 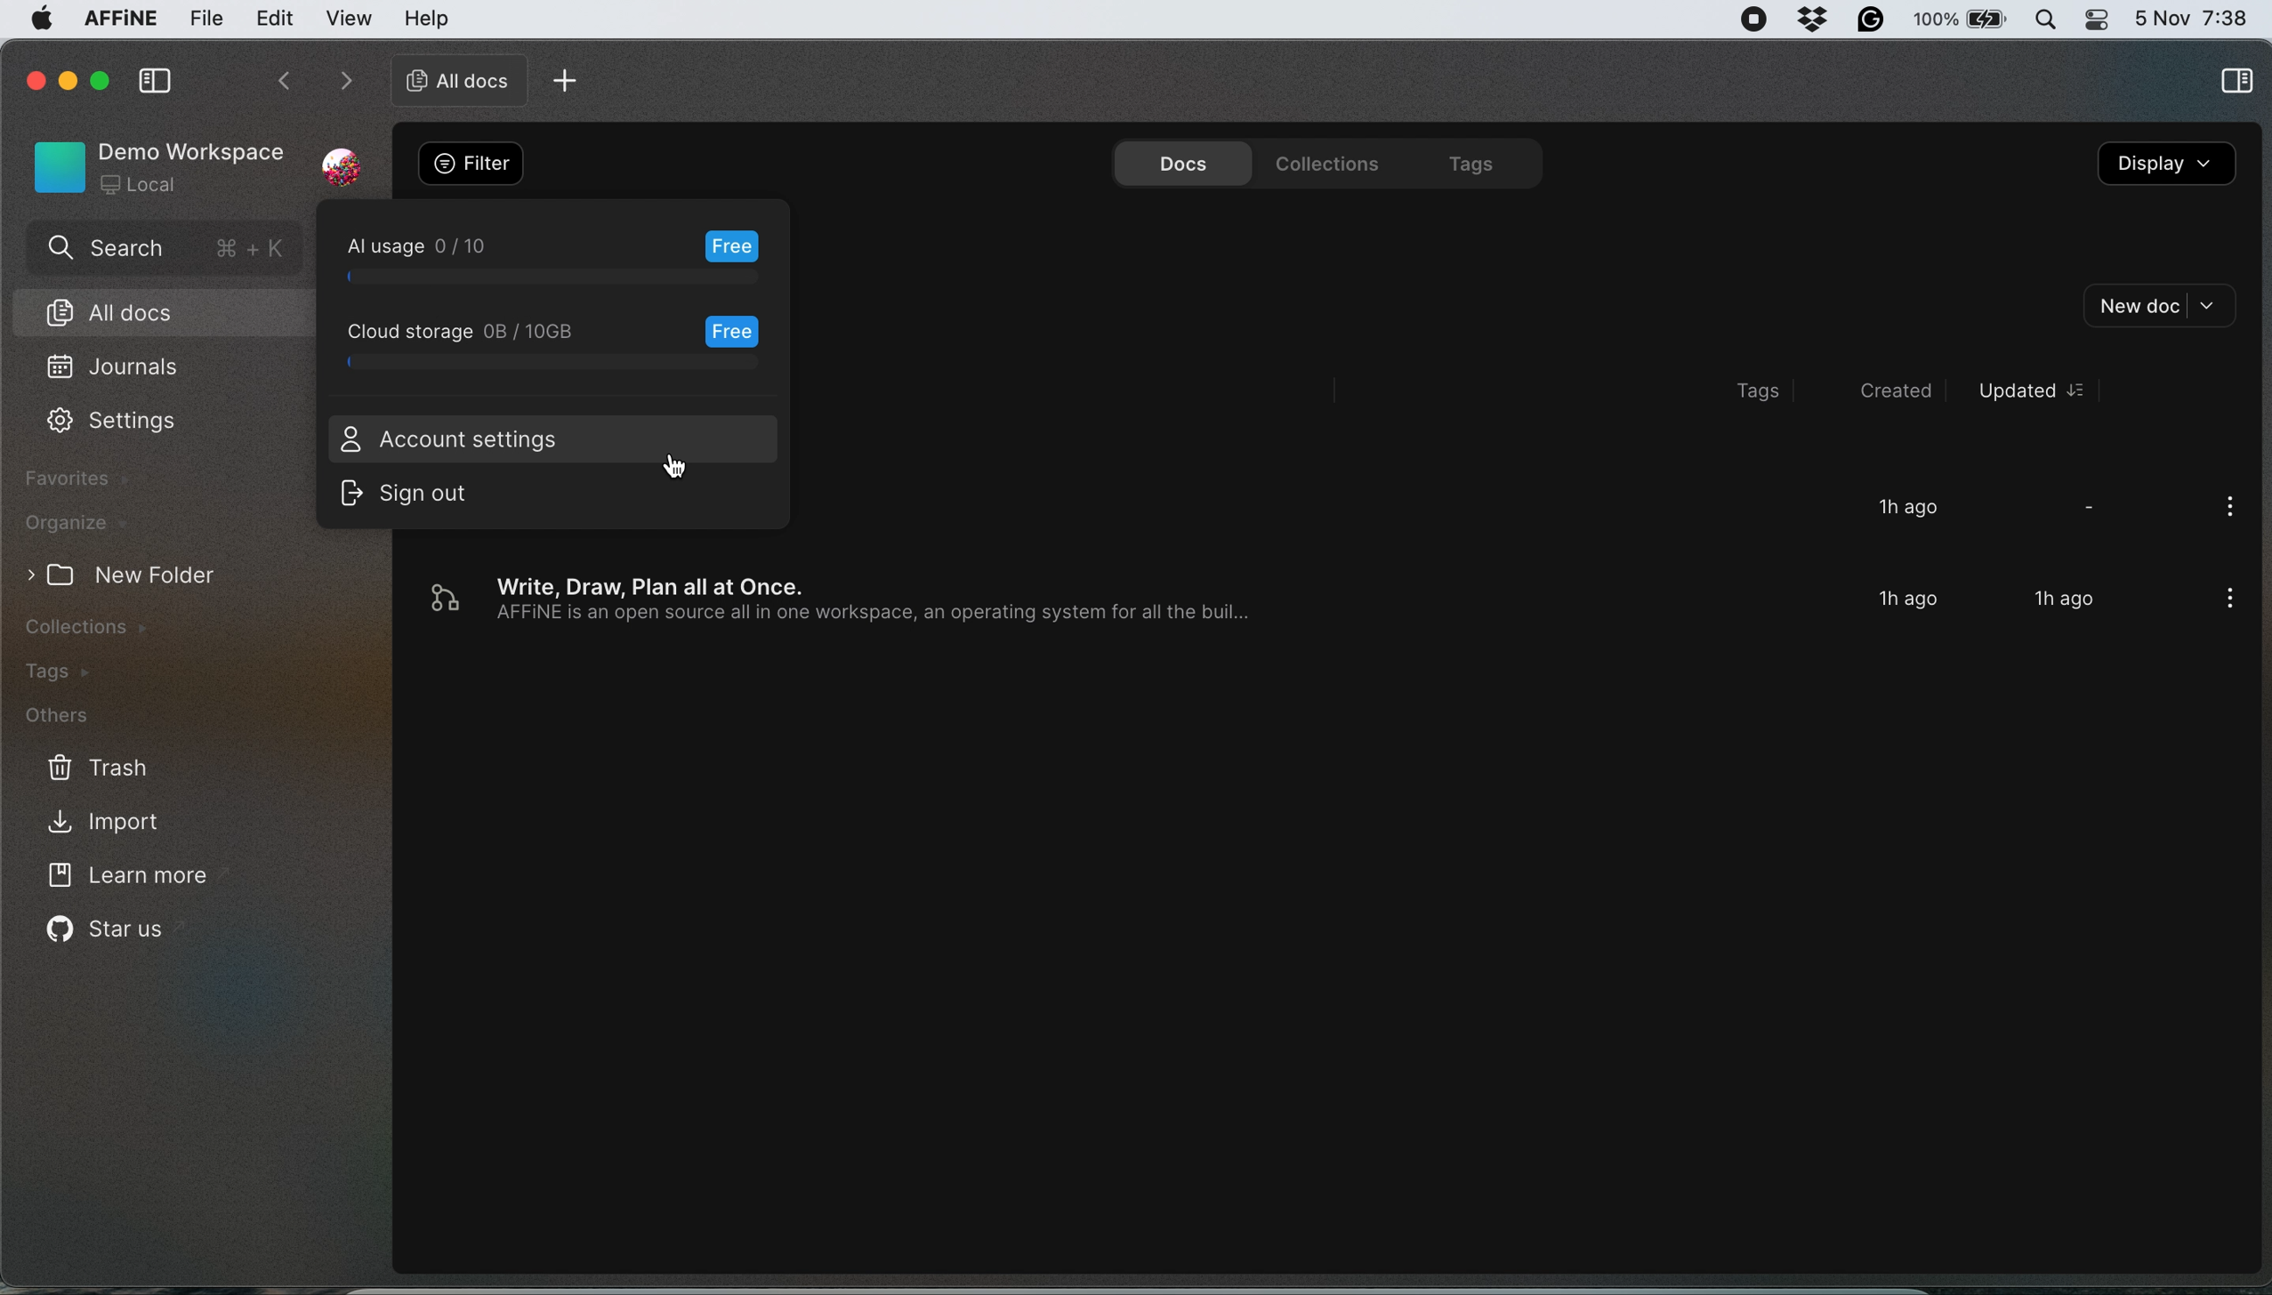 What do you see at coordinates (206, 20) in the screenshot?
I see `file` at bounding box center [206, 20].